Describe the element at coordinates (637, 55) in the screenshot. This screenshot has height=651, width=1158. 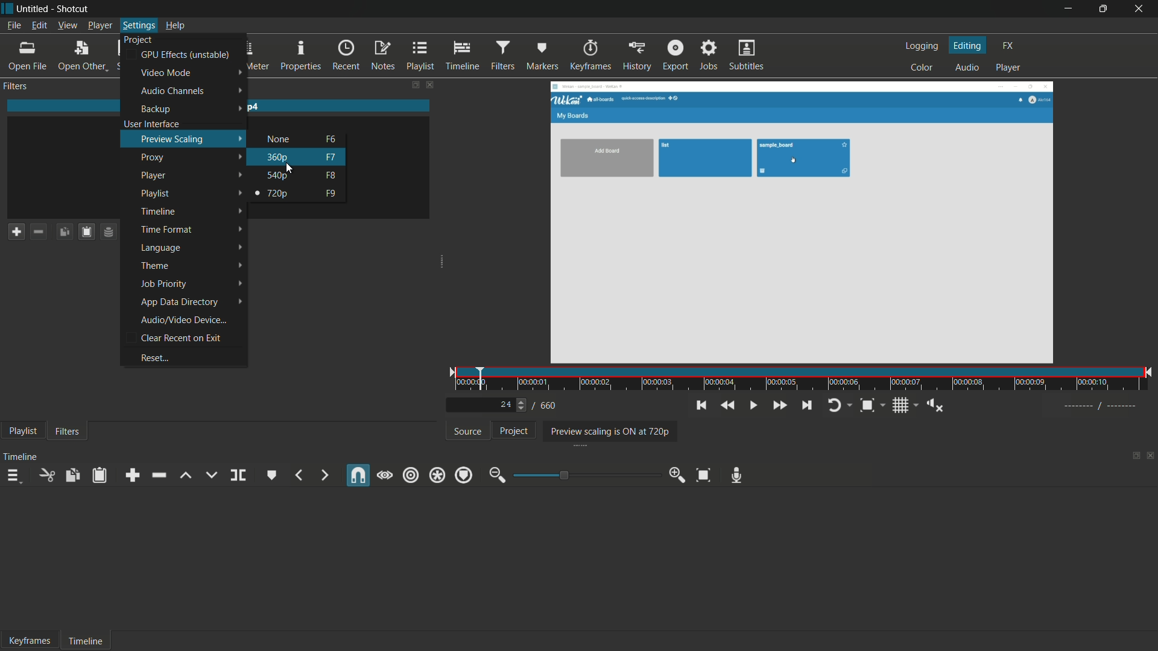
I see `history` at that location.